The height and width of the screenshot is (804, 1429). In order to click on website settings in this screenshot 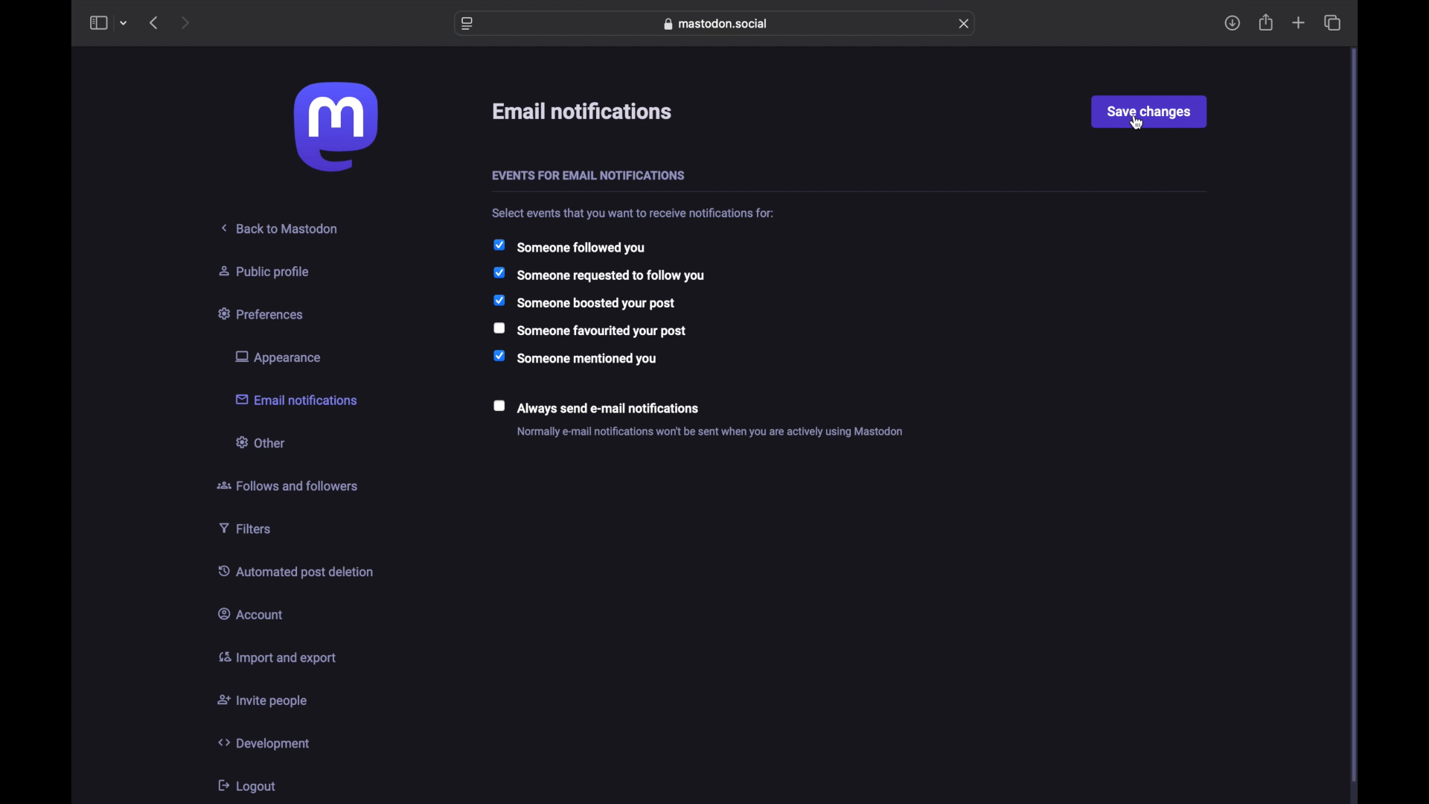, I will do `click(467, 23)`.